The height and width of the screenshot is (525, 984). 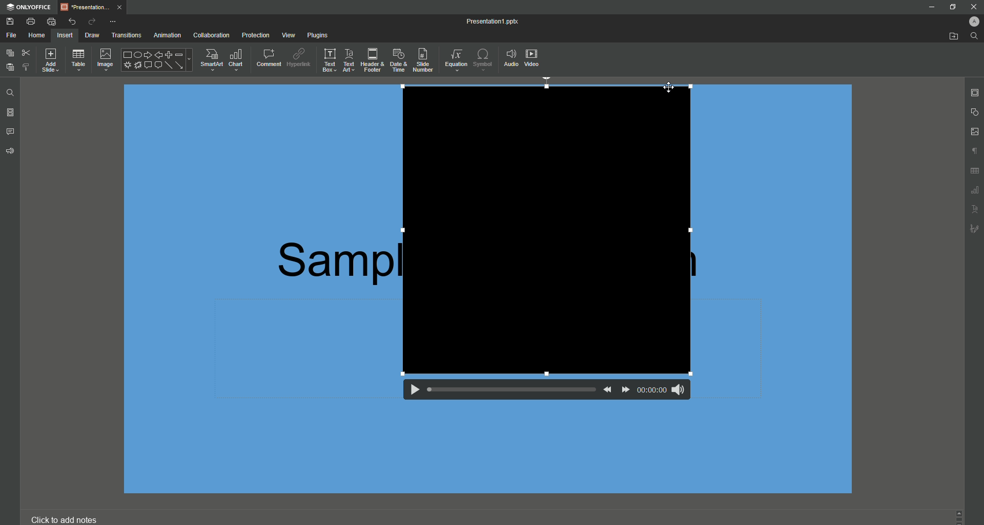 What do you see at coordinates (289, 35) in the screenshot?
I see `View` at bounding box center [289, 35].